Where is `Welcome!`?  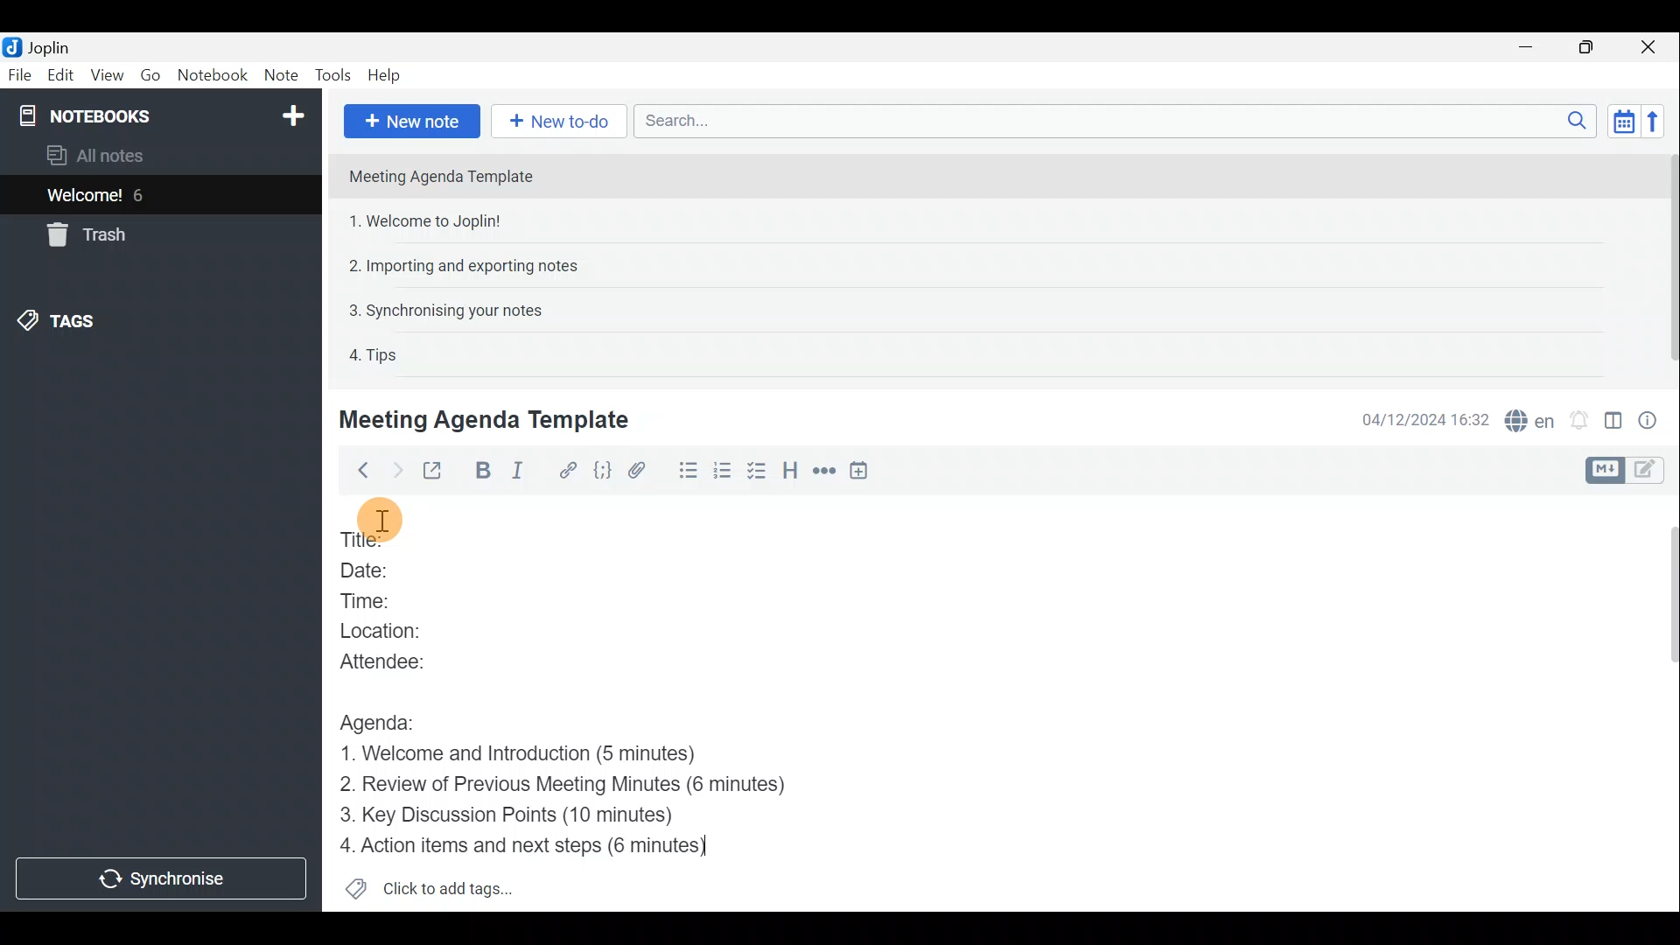
Welcome! is located at coordinates (86, 197).